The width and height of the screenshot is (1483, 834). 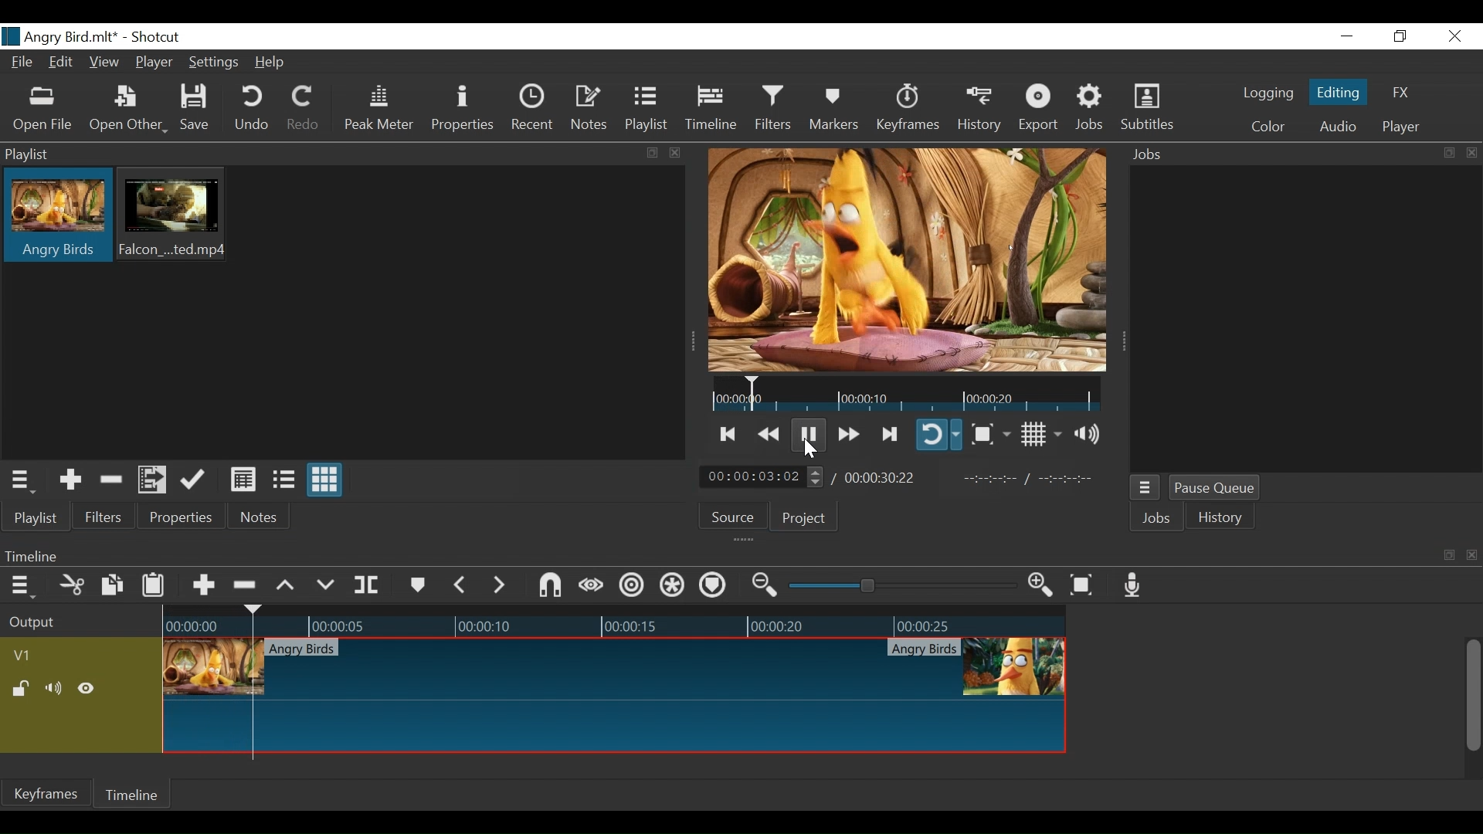 What do you see at coordinates (378, 110) in the screenshot?
I see `Peak Meter` at bounding box center [378, 110].